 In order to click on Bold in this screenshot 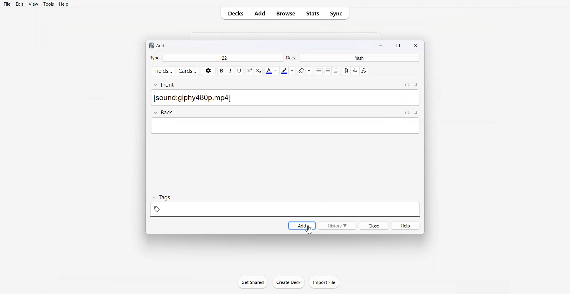, I will do `click(221, 71)`.